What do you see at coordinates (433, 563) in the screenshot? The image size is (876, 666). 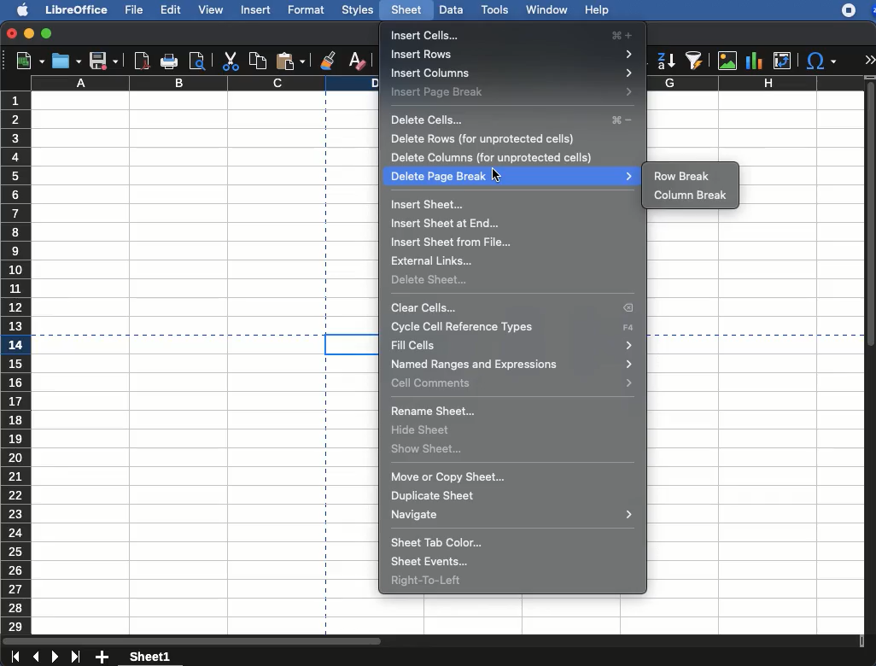 I see `sheet events` at bounding box center [433, 563].